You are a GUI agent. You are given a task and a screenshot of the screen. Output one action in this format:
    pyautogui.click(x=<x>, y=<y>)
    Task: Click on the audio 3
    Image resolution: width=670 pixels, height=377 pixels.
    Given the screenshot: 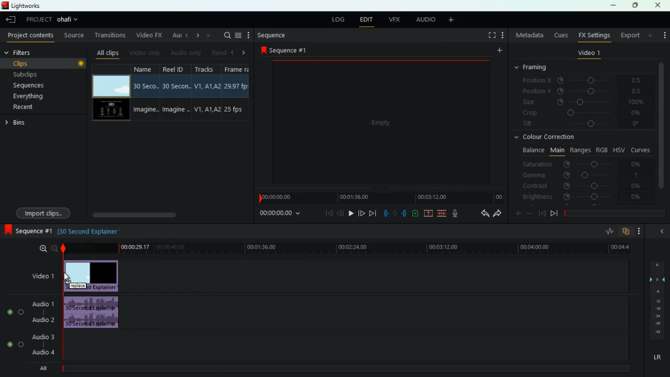 What is the action you would take?
    pyautogui.click(x=41, y=338)
    